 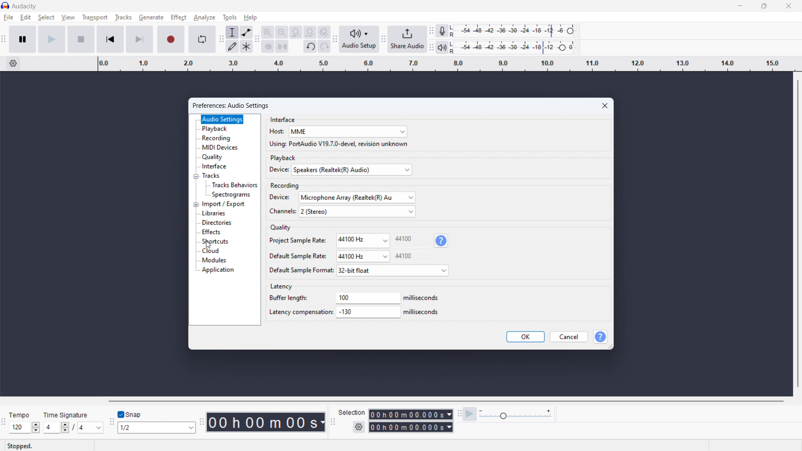 What do you see at coordinates (129, 414) in the screenshot?
I see `toggle snap` at bounding box center [129, 414].